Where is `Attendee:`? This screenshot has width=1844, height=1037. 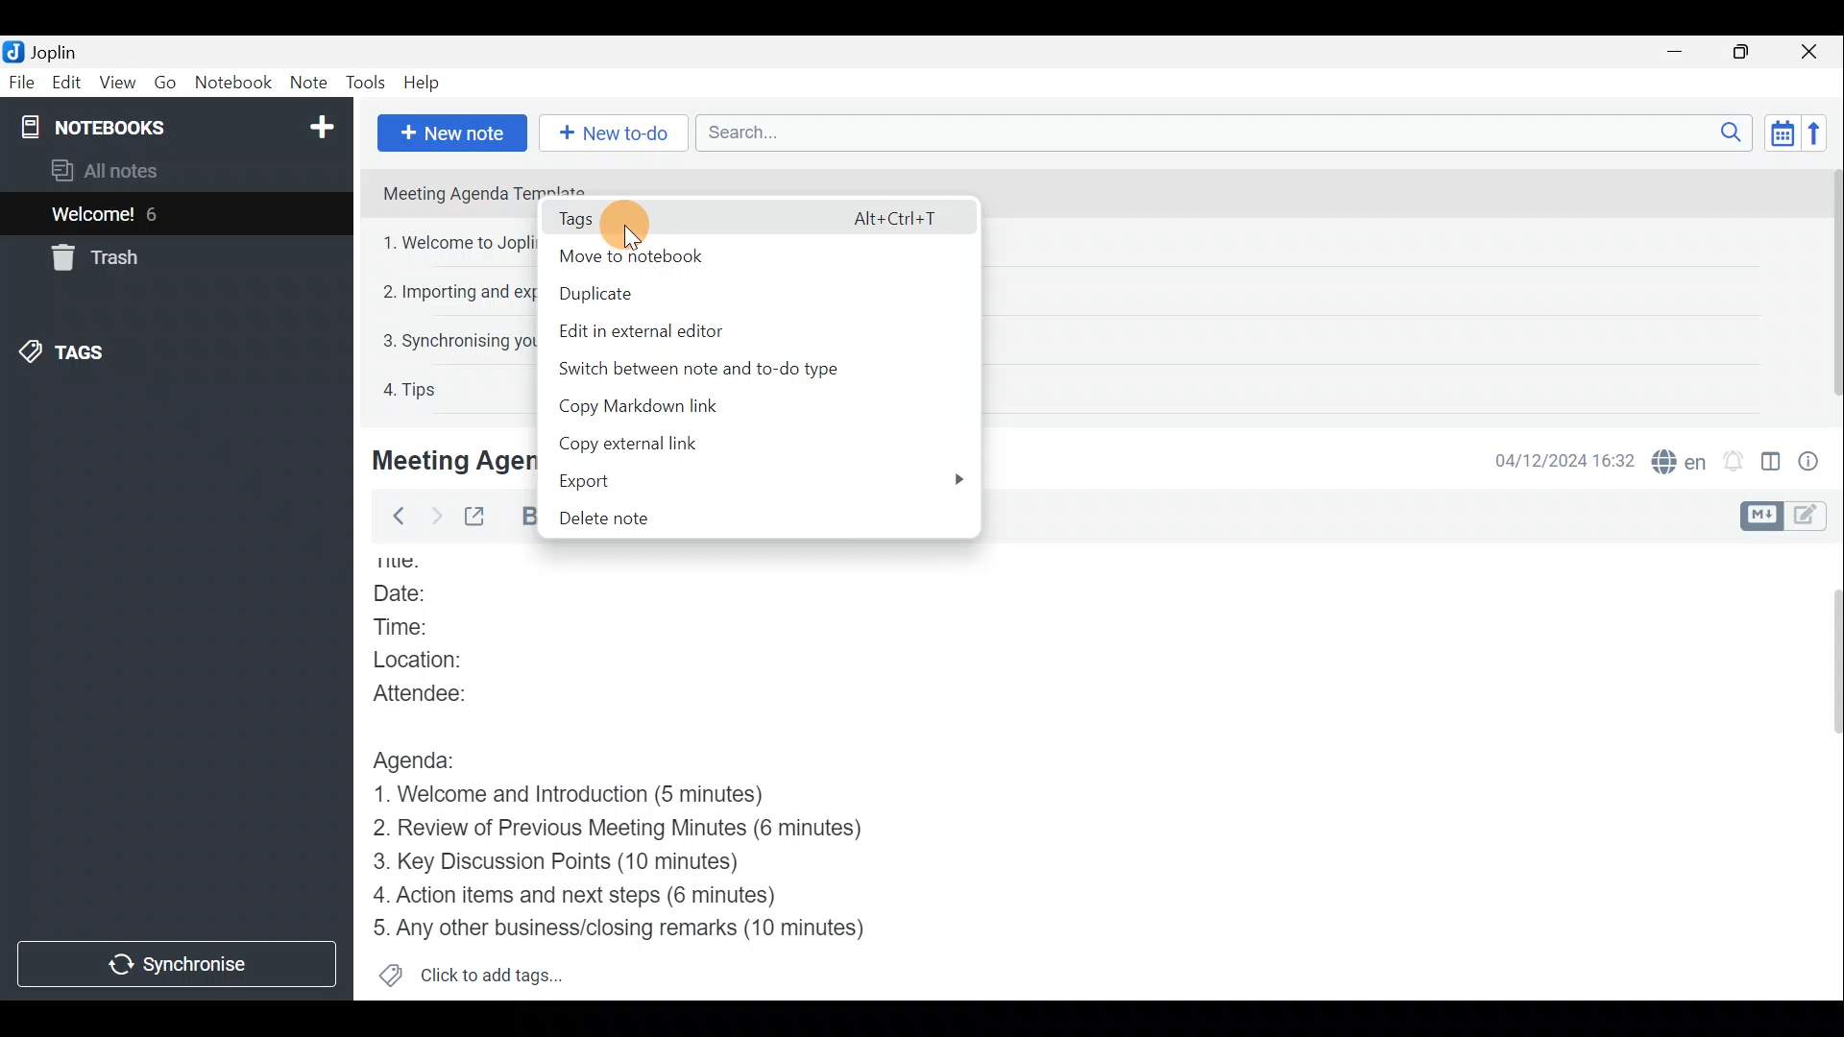
Attendee: is located at coordinates (443, 691).